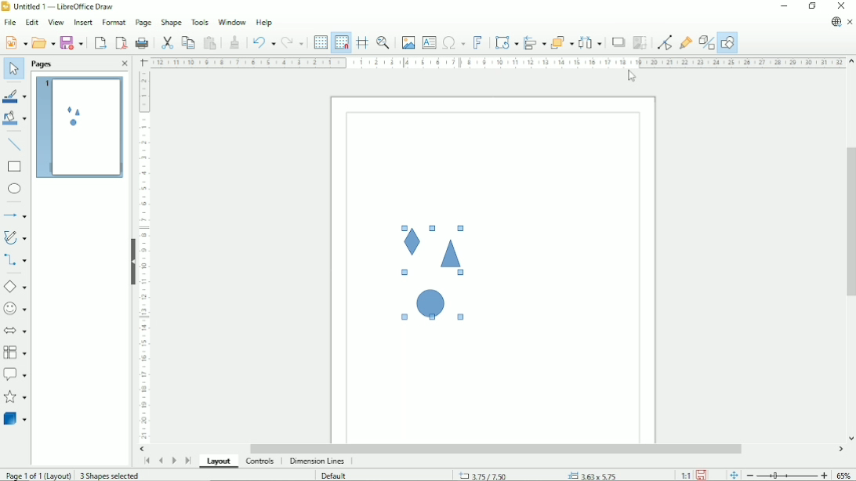  What do you see at coordinates (727, 43) in the screenshot?
I see `Show draw functions` at bounding box center [727, 43].